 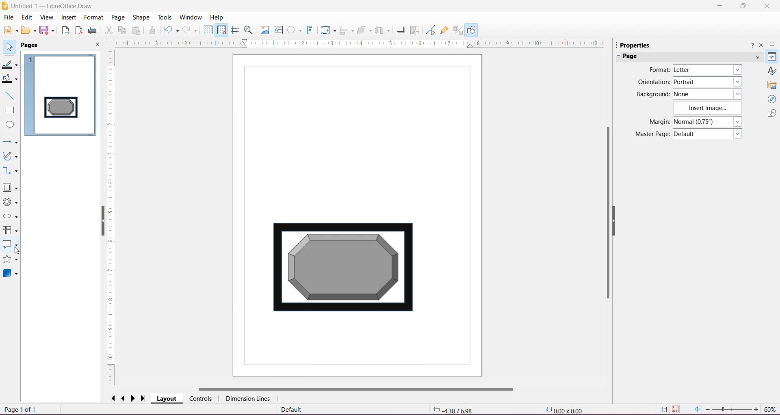 What do you see at coordinates (773, 44) in the screenshot?
I see `Sidebar settings` at bounding box center [773, 44].